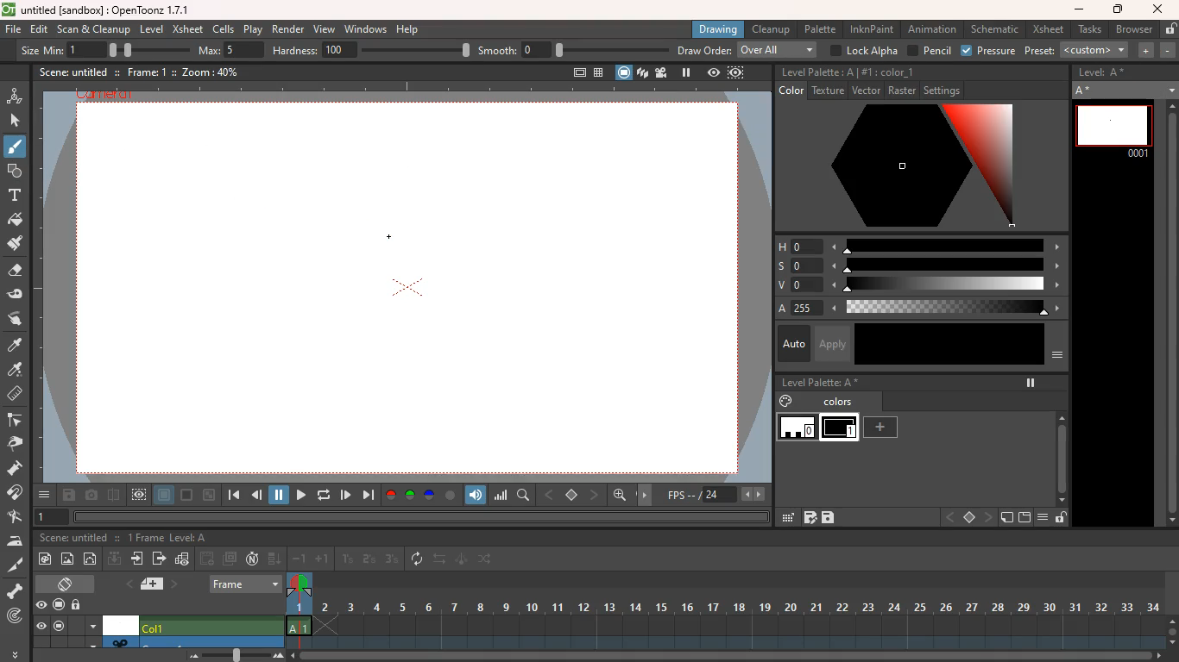 The height and width of the screenshot is (662, 1179). I want to click on 3, so click(392, 560).